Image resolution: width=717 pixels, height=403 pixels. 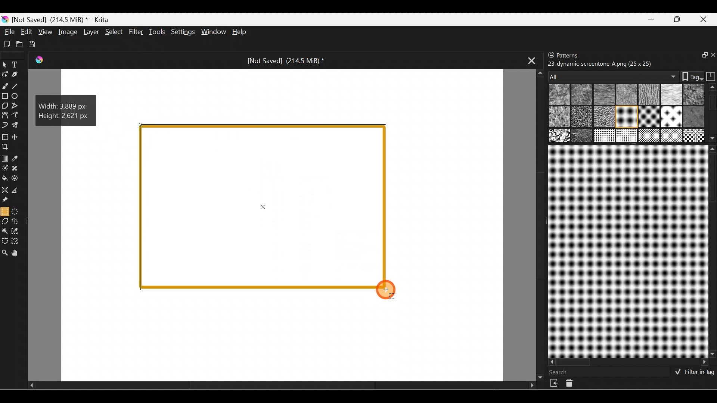 I want to click on 19 texture_vegetal.png, so click(x=693, y=135).